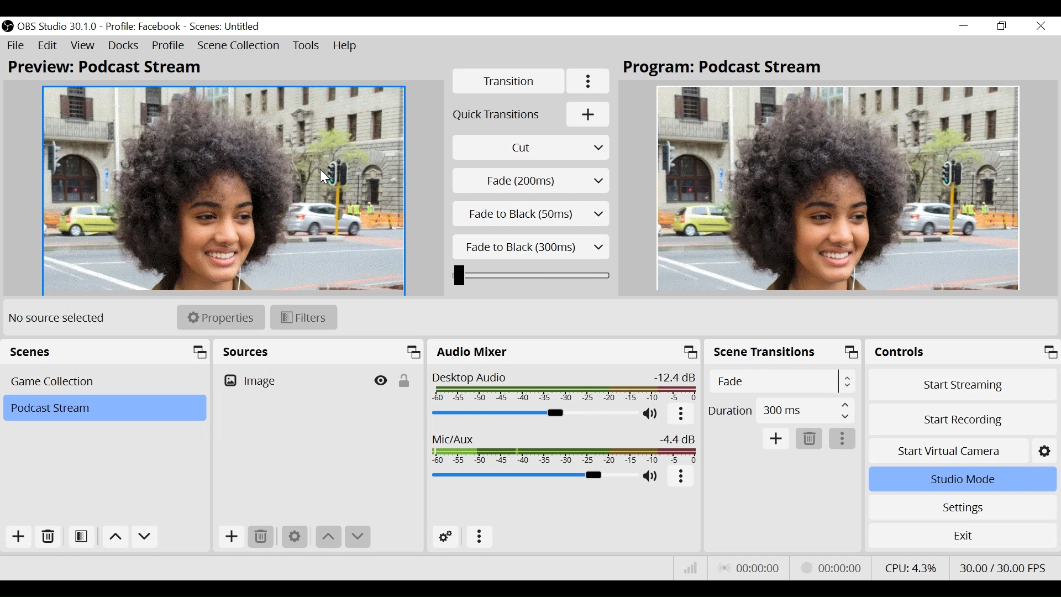  Describe the element at coordinates (564, 448) in the screenshot. I see `Mic/Aux` at that location.